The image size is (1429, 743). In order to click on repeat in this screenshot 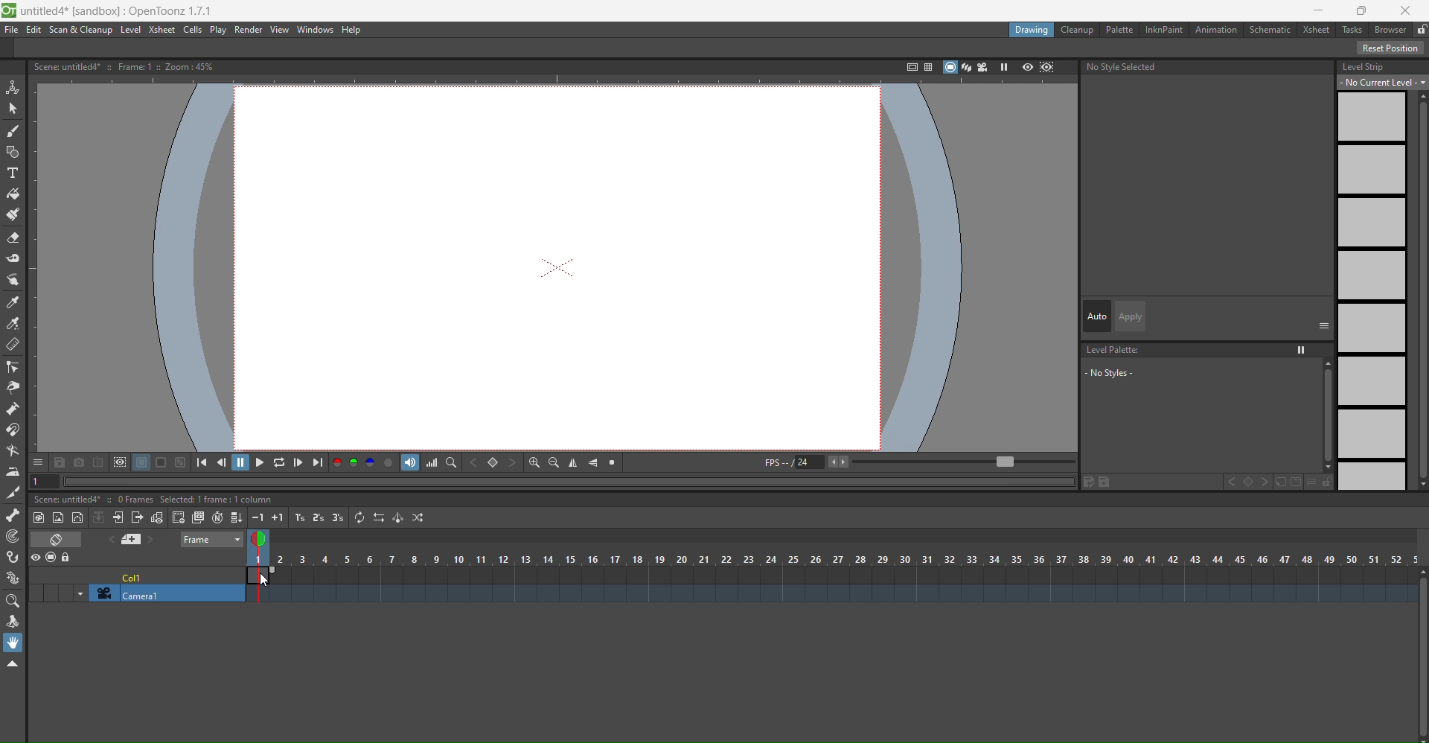, I will do `click(359, 517)`.